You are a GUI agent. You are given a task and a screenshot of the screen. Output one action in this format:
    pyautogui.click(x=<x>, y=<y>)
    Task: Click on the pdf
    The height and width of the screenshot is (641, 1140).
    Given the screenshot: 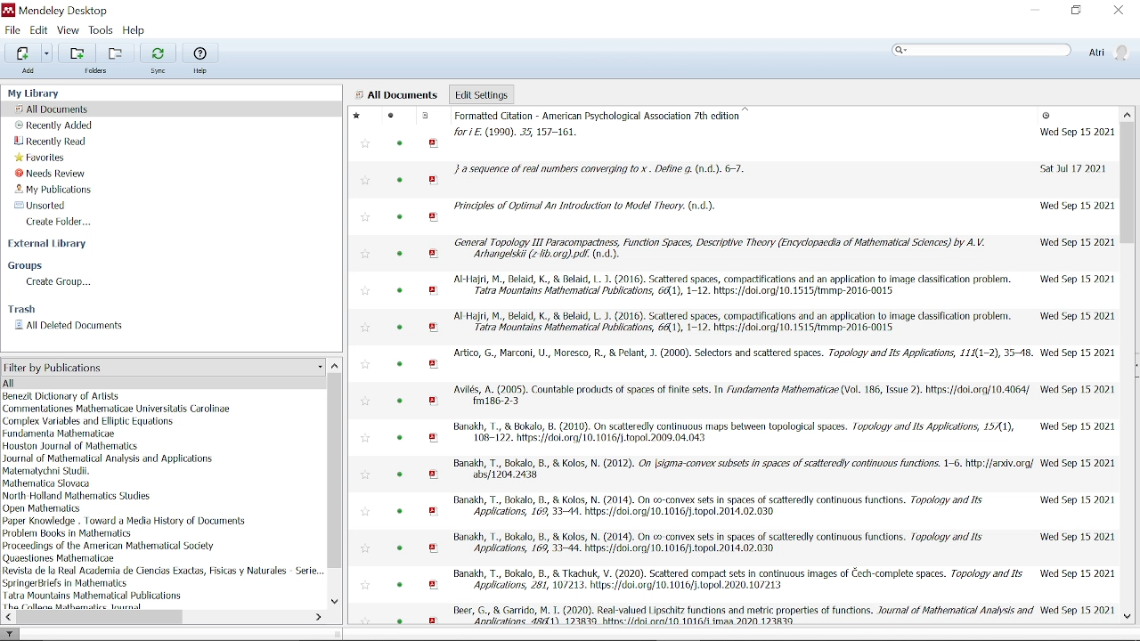 What is the action you would take?
    pyautogui.click(x=435, y=475)
    